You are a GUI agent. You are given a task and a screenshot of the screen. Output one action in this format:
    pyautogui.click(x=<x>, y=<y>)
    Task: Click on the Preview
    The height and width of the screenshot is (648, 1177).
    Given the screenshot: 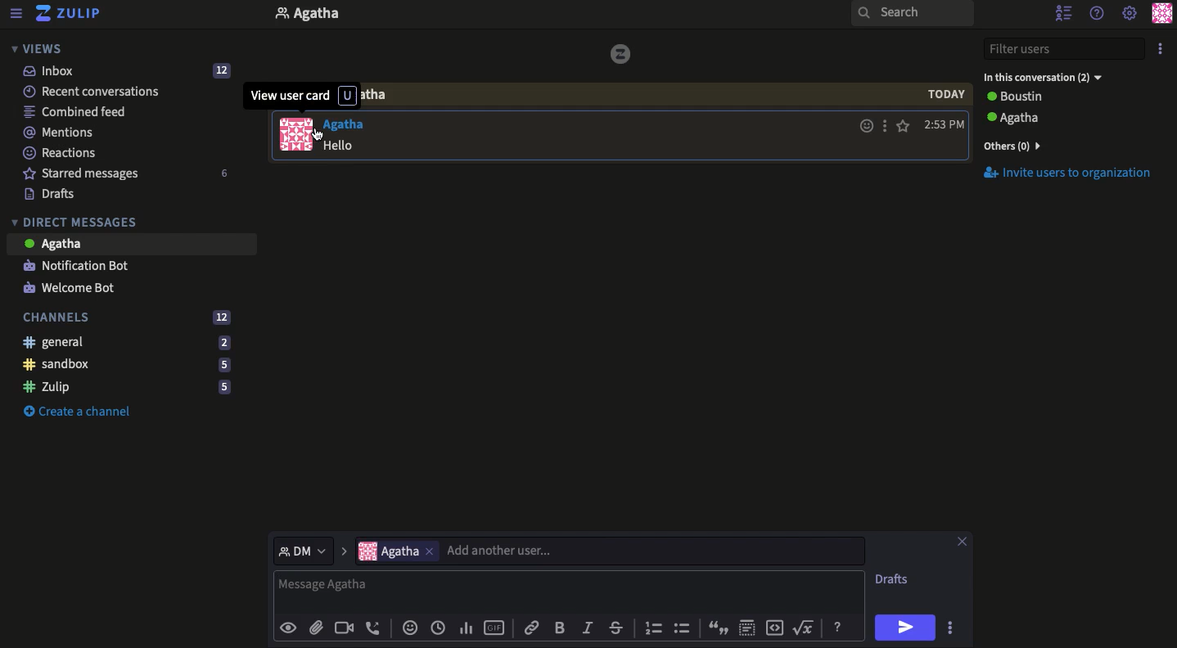 What is the action you would take?
    pyautogui.click(x=286, y=626)
    